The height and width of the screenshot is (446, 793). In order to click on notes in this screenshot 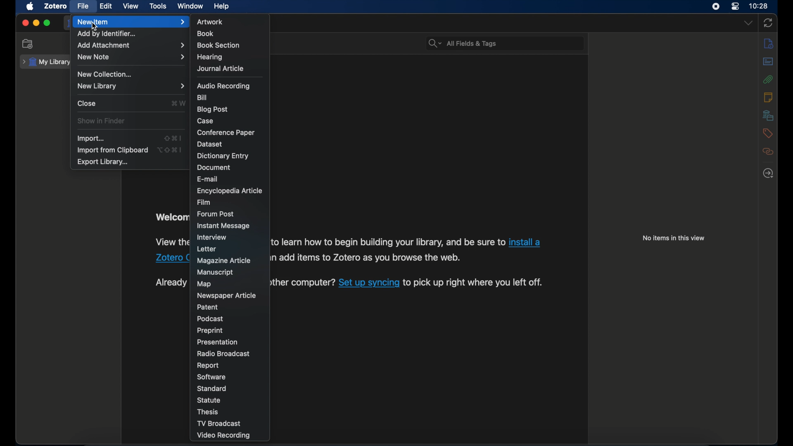, I will do `click(768, 97)`.